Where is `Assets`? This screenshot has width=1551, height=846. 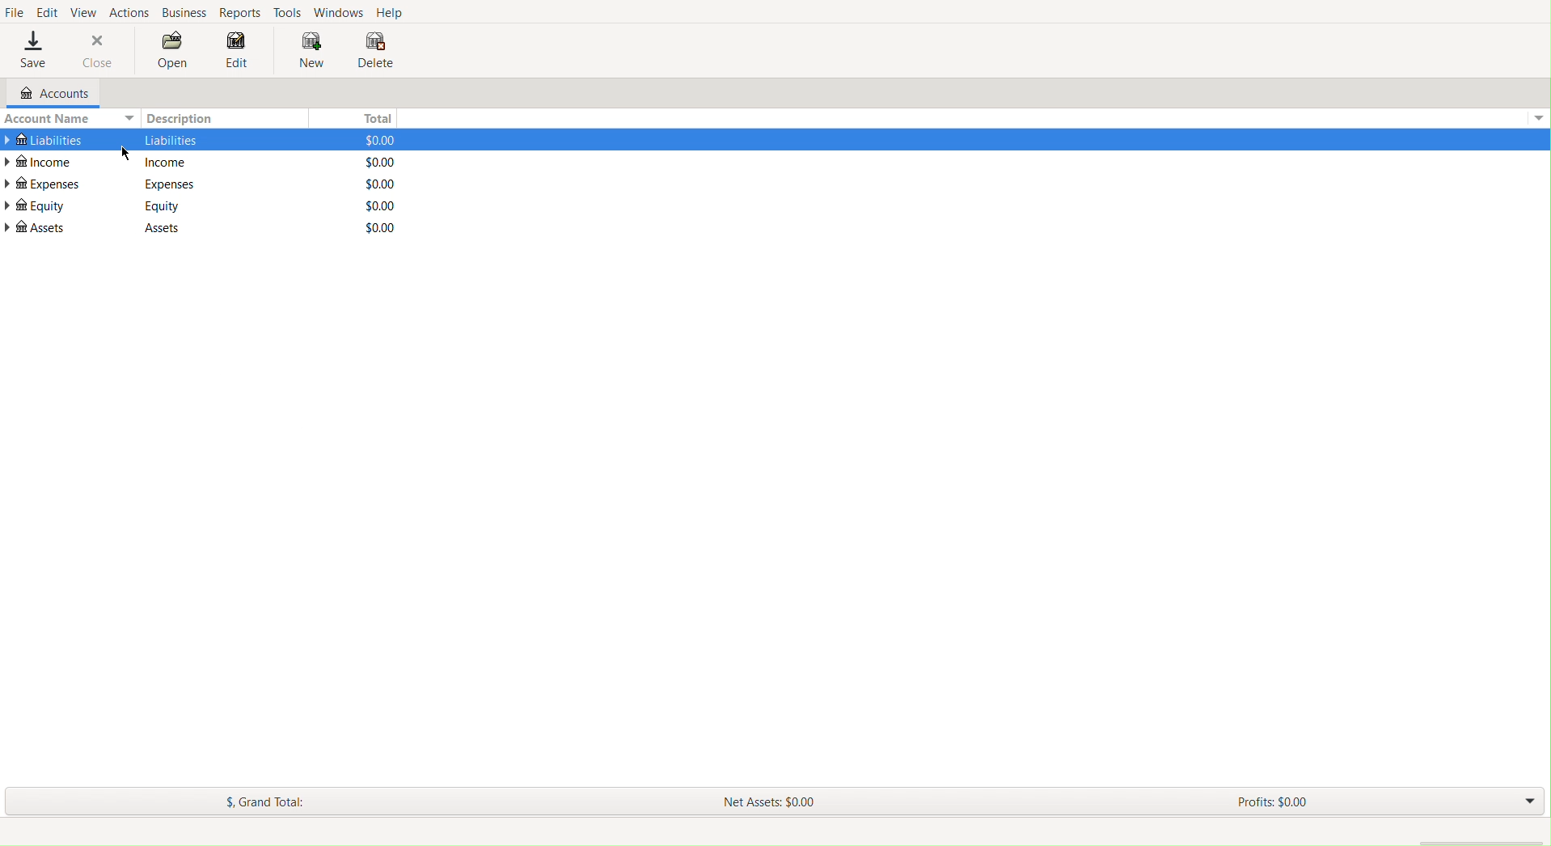
Assets is located at coordinates (37, 227).